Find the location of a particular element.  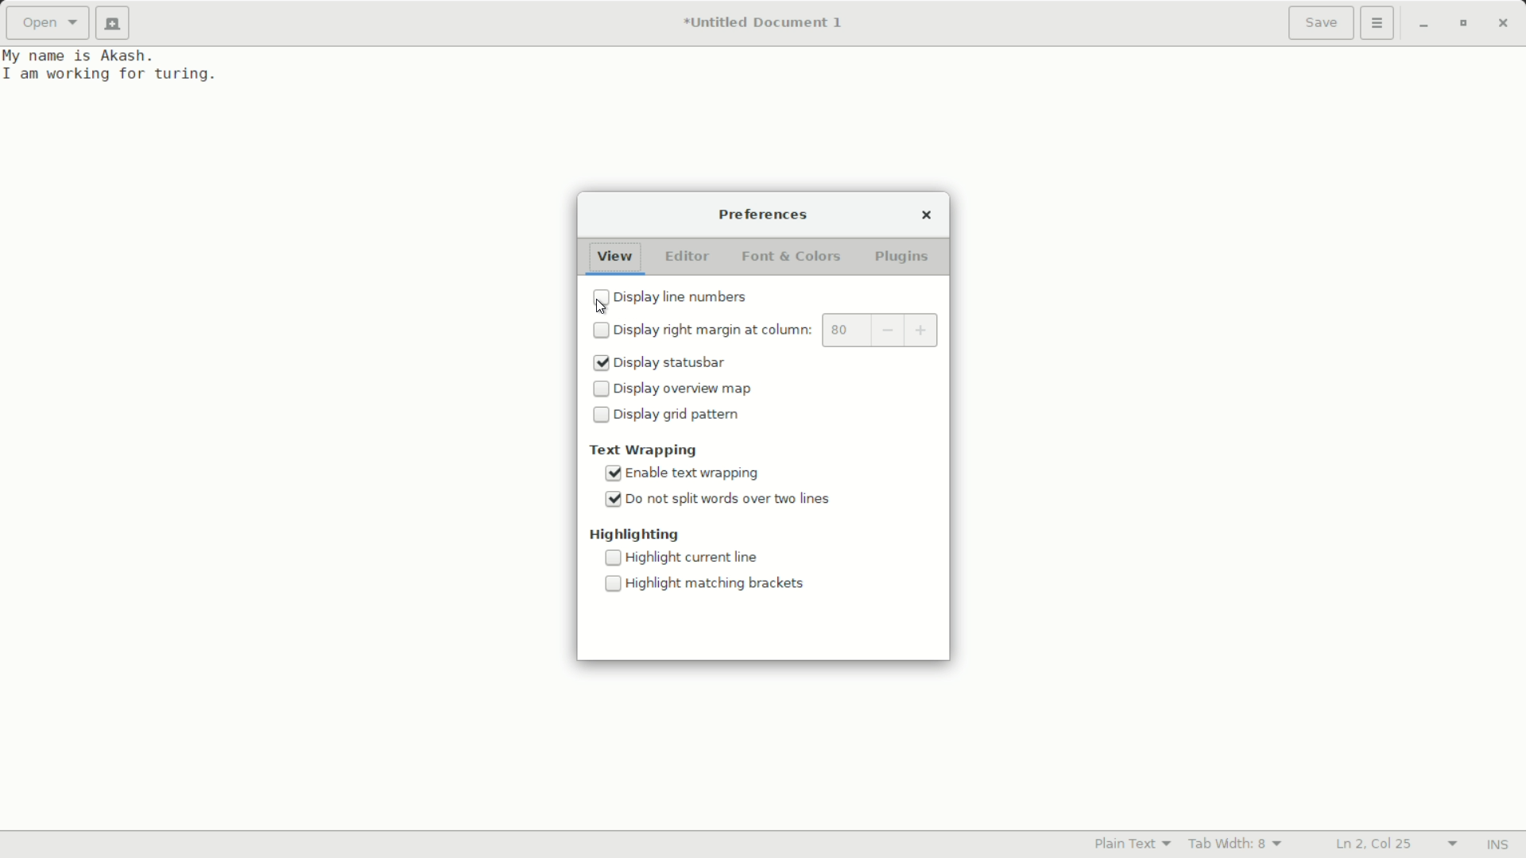

text wrapping is located at coordinates (645, 450).